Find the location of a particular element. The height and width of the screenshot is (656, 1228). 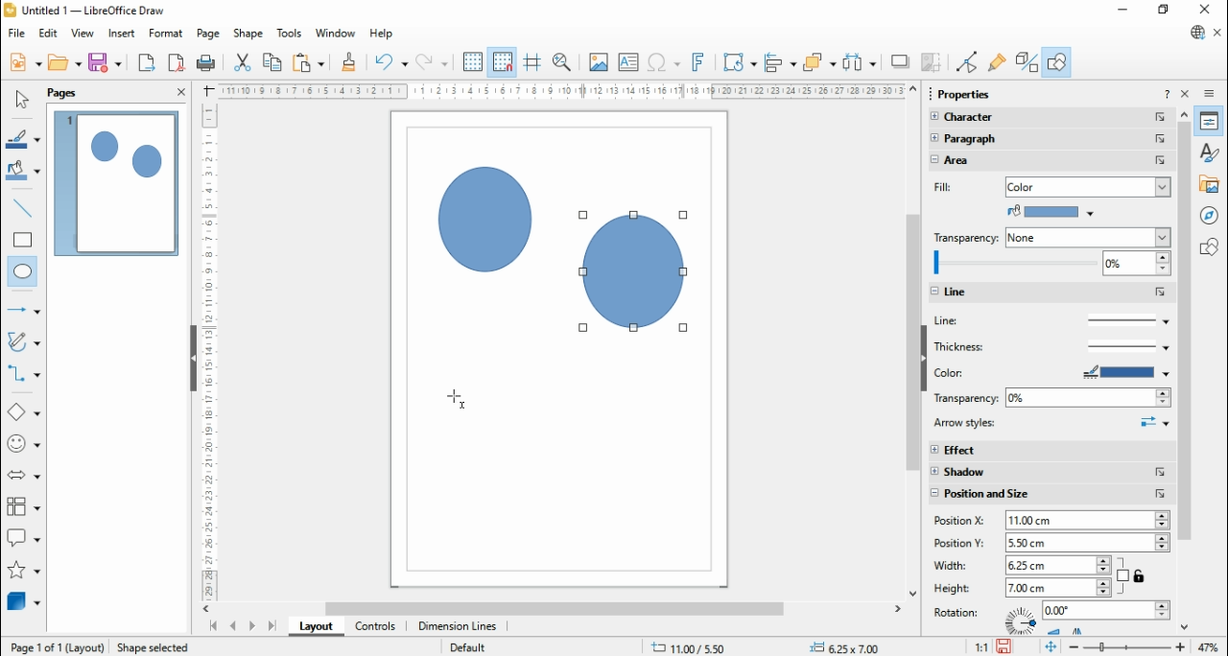

0.00 is located at coordinates (1106, 611).